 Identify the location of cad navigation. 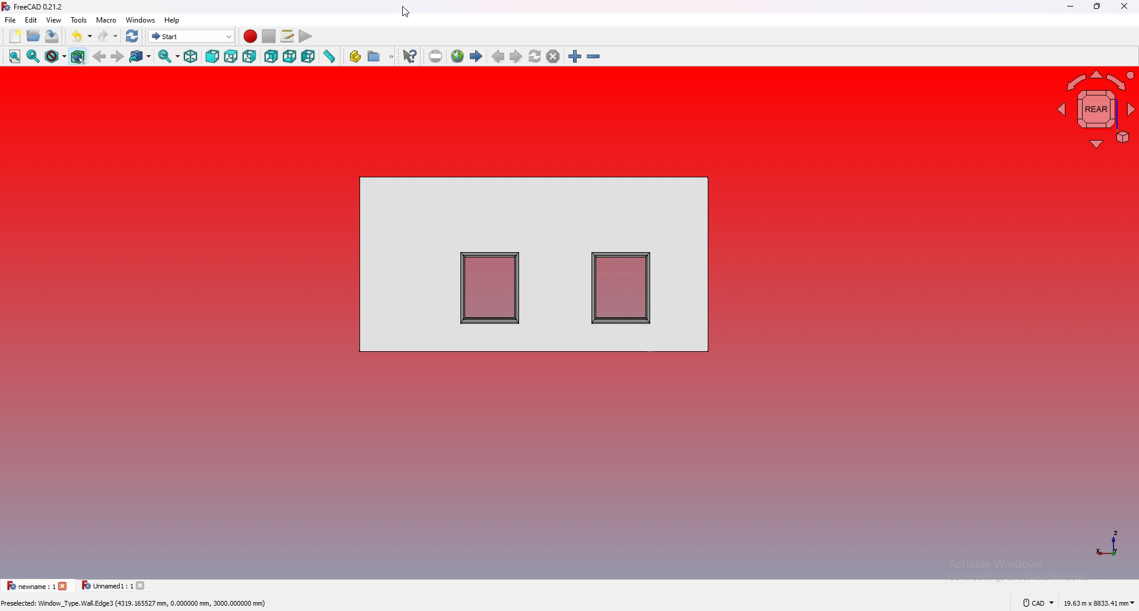
(1038, 603).